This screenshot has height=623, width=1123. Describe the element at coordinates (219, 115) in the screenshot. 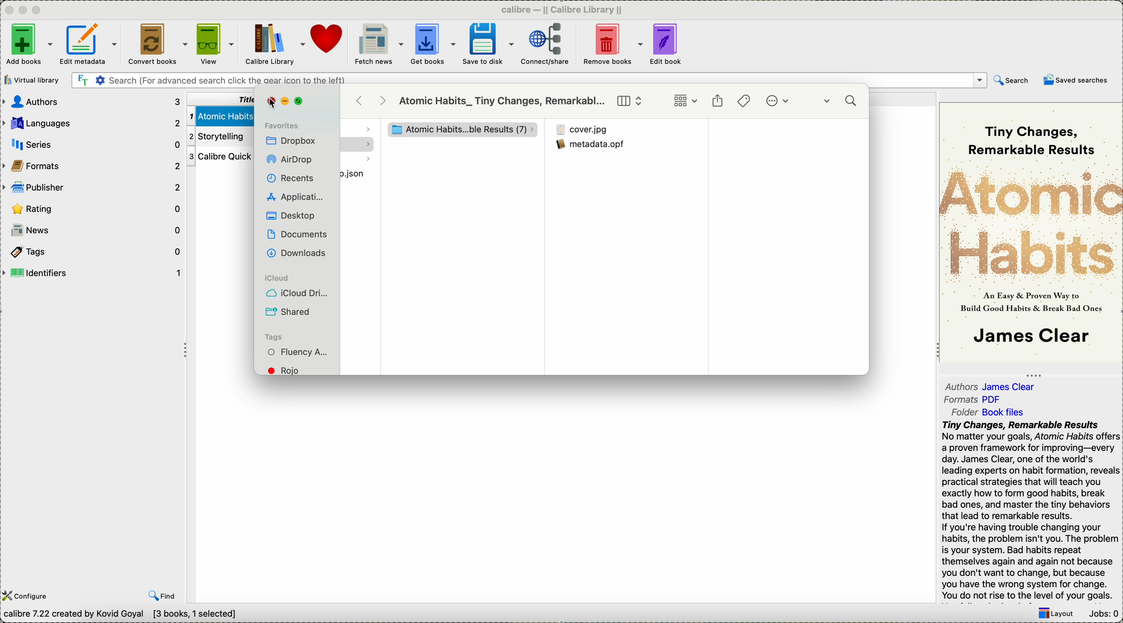

I see `click on first book` at that location.